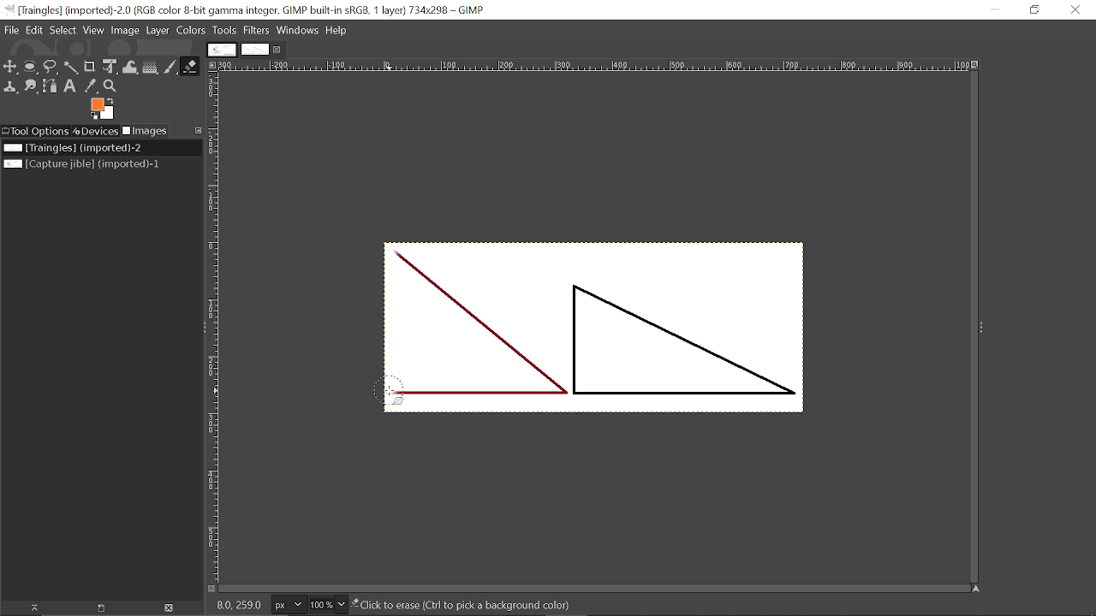 This screenshot has width=1096, height=616. What do you see at coordinates (223, 31) in the screenshot?
I see `` at bounding box center [223, 31].